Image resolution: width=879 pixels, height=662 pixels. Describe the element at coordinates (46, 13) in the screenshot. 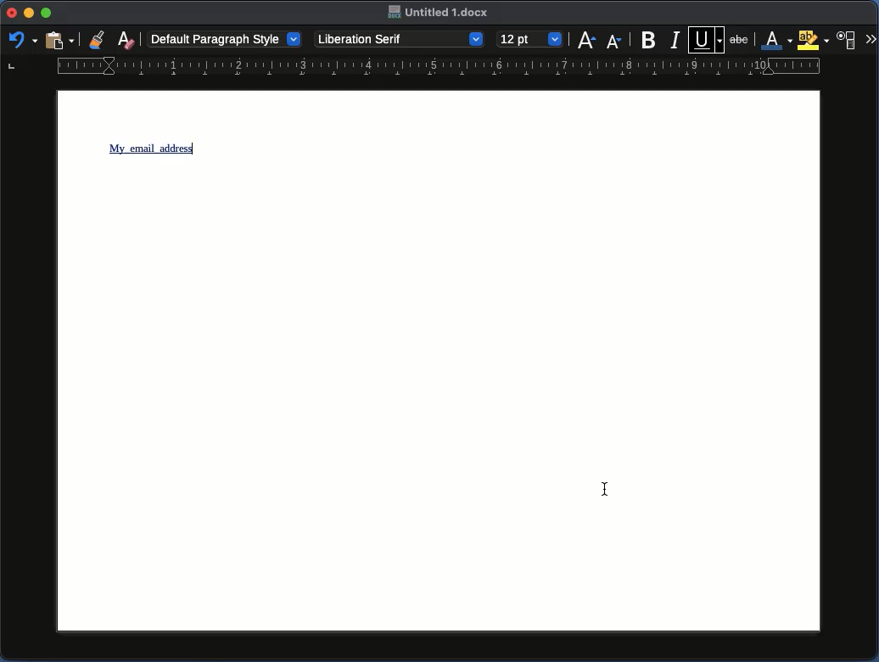

I see `Maximize` at that location.